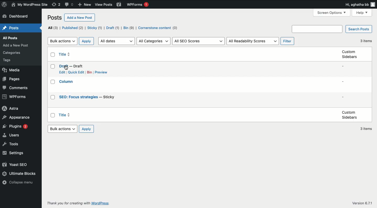 Image resolution: width=377 pixels, height=208 pixels. What do you see at coordinates (53, 55) in the screenshot?
I see `Checkbox` at bounding box center [53, 55].